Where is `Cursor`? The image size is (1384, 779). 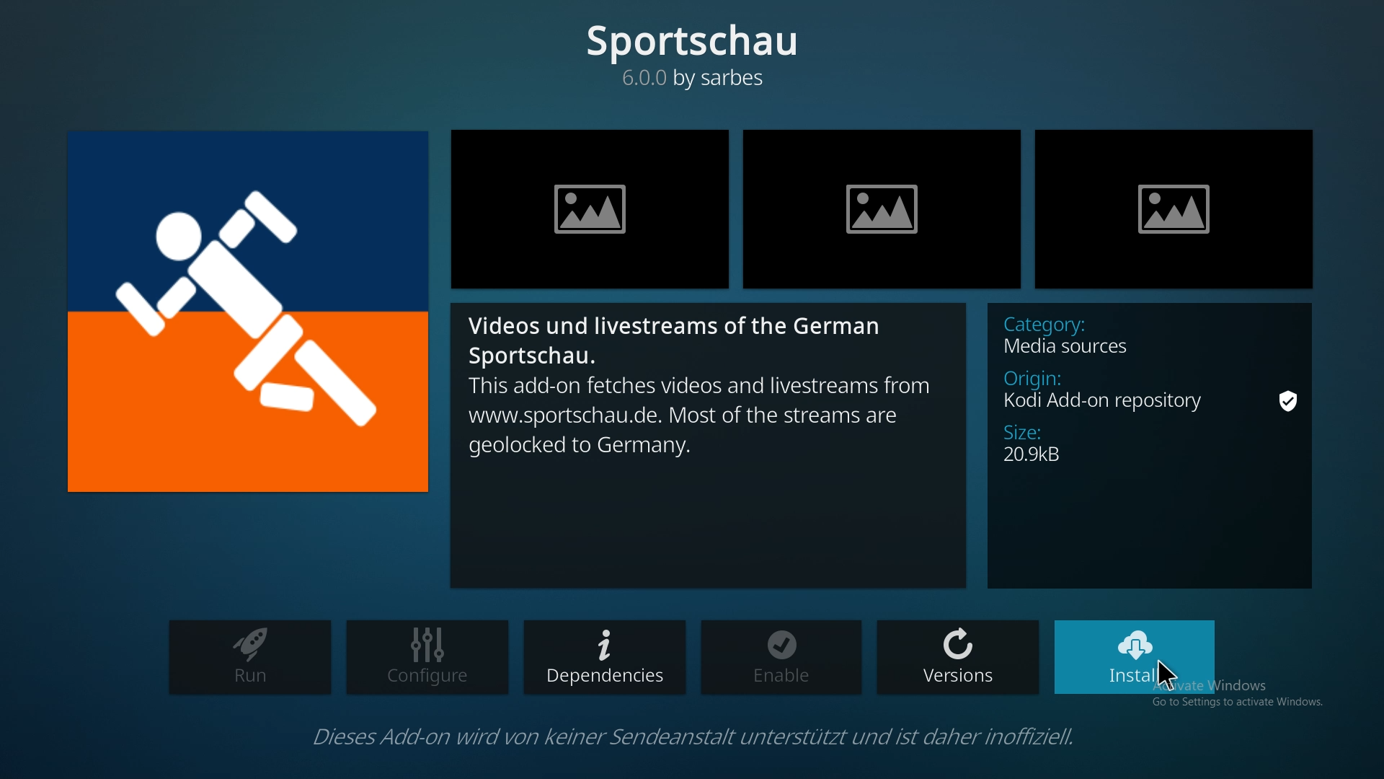 Cursor is located at coordinates (1179, 683).